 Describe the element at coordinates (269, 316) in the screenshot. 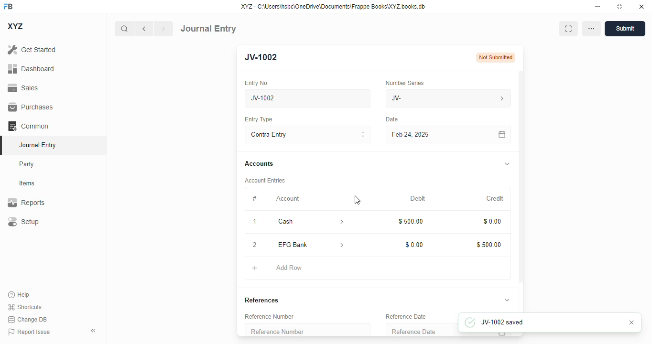

I see `reference number` at that location.